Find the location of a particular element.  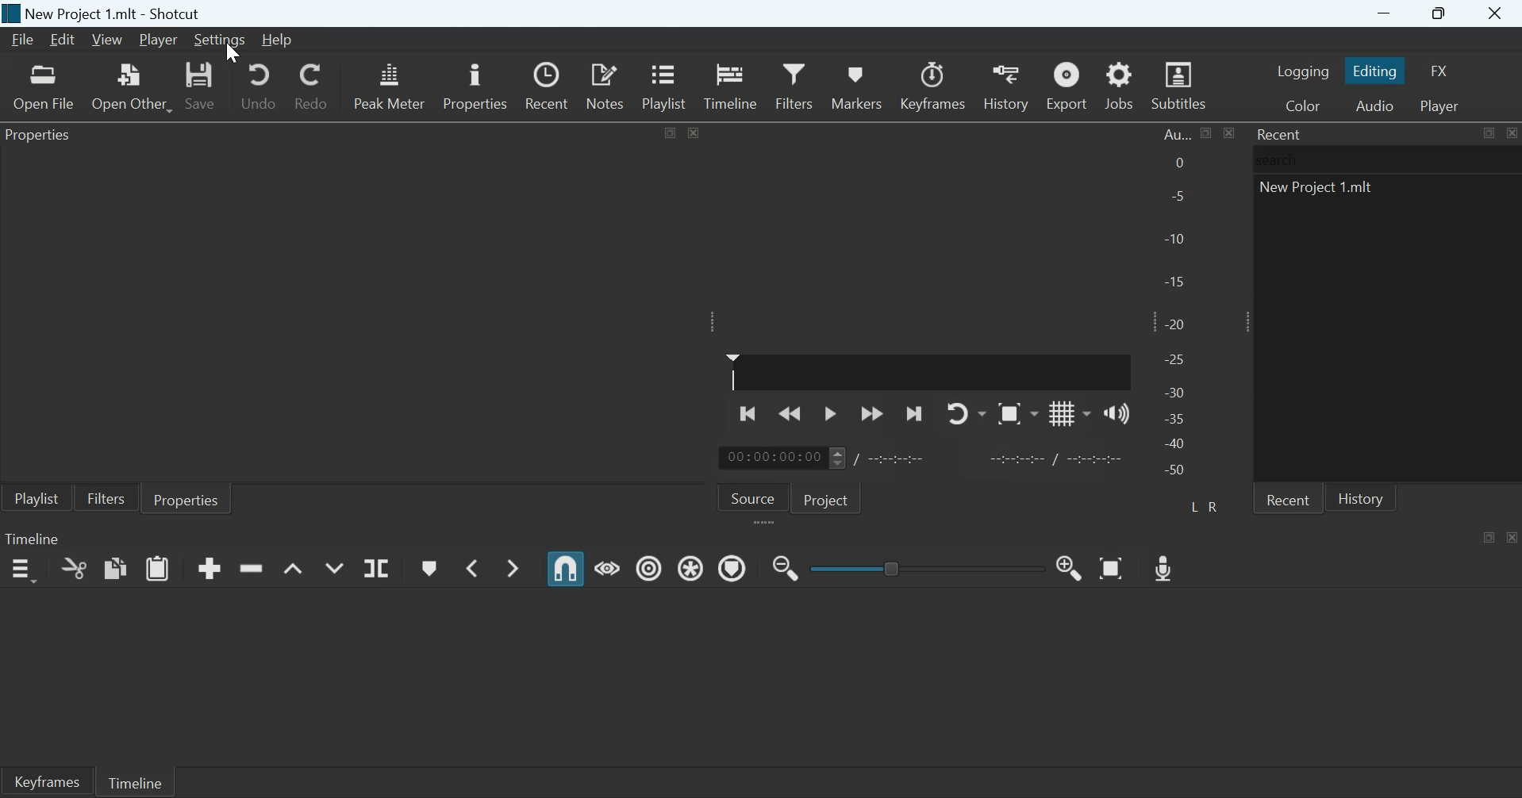

Subtitles is located at coordinates (1181, 86).